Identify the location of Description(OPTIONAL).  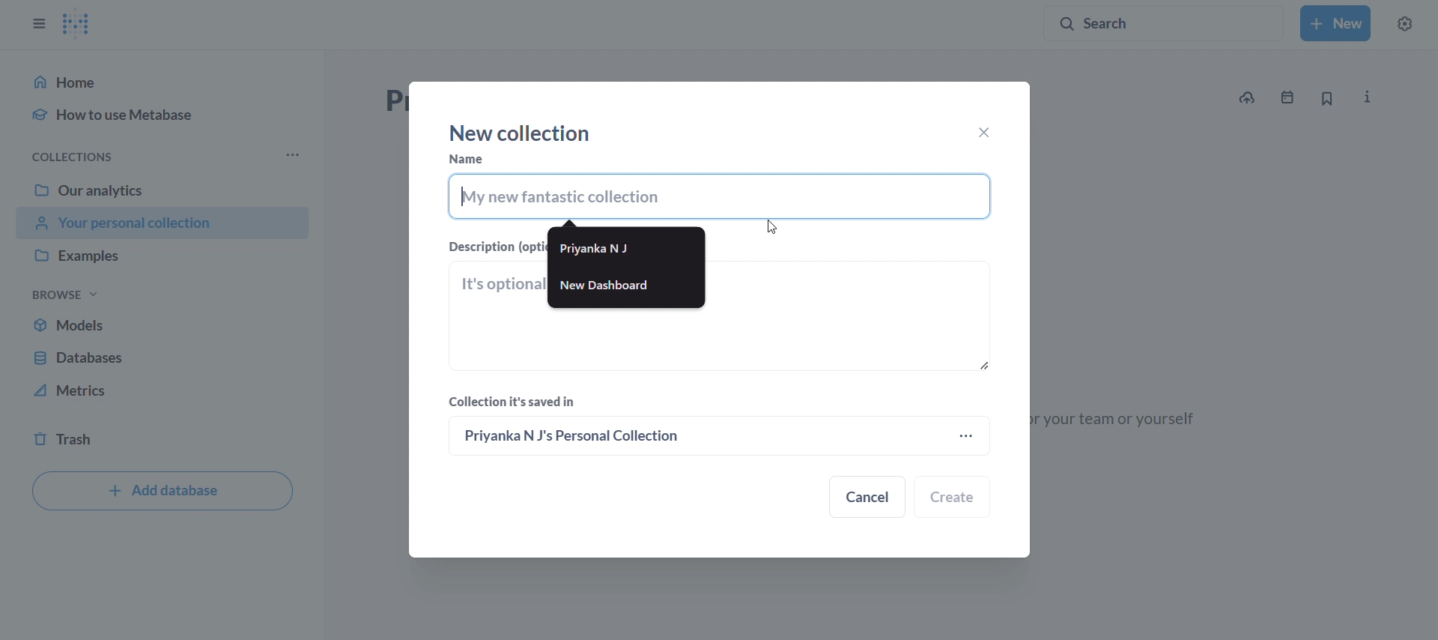
(497, 247).